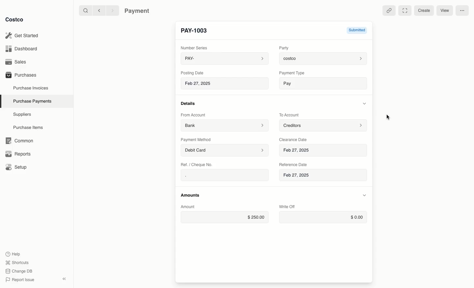 The image size is (474, 288). What do you see at coordinates (32, 101) in the screenshot?
I see `Purchase Payments` at bounding box center [32, 101].